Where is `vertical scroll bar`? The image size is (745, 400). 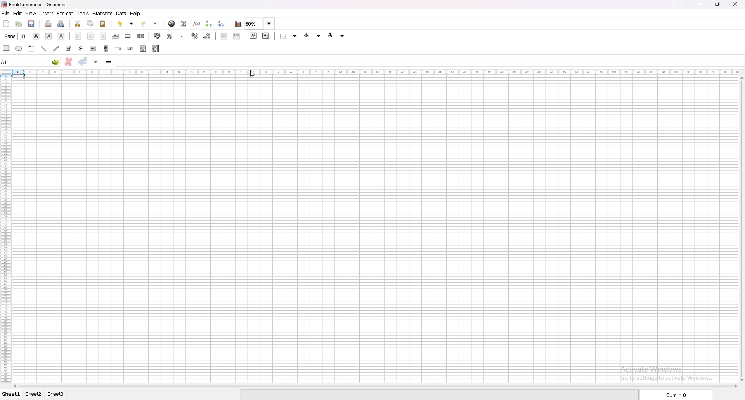 vertical scroll bar is located at coordinates (743, 229).